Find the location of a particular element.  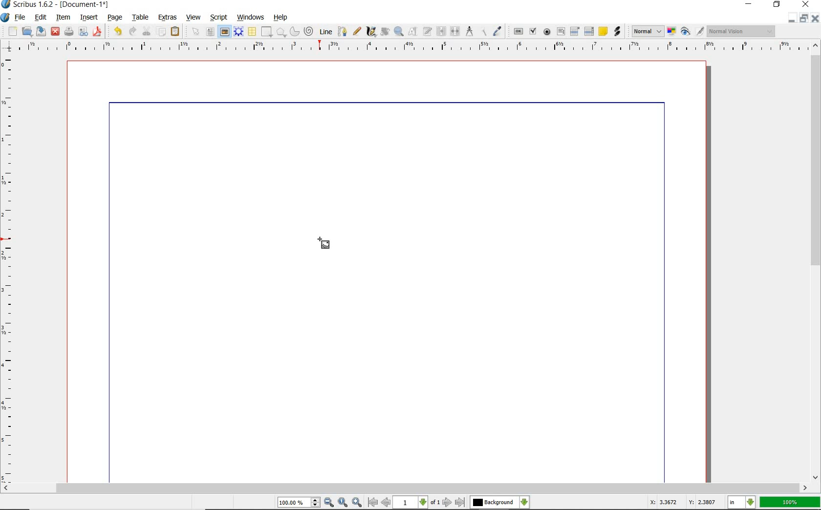

system logo is located at coordinates (5, 17).